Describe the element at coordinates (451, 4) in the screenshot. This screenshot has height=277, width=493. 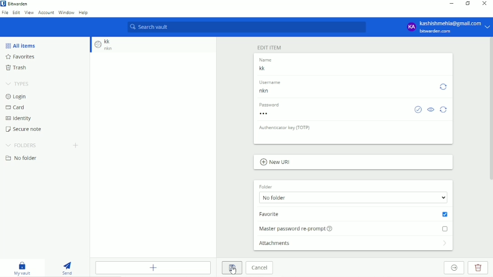
I see `Minimize` at that location.